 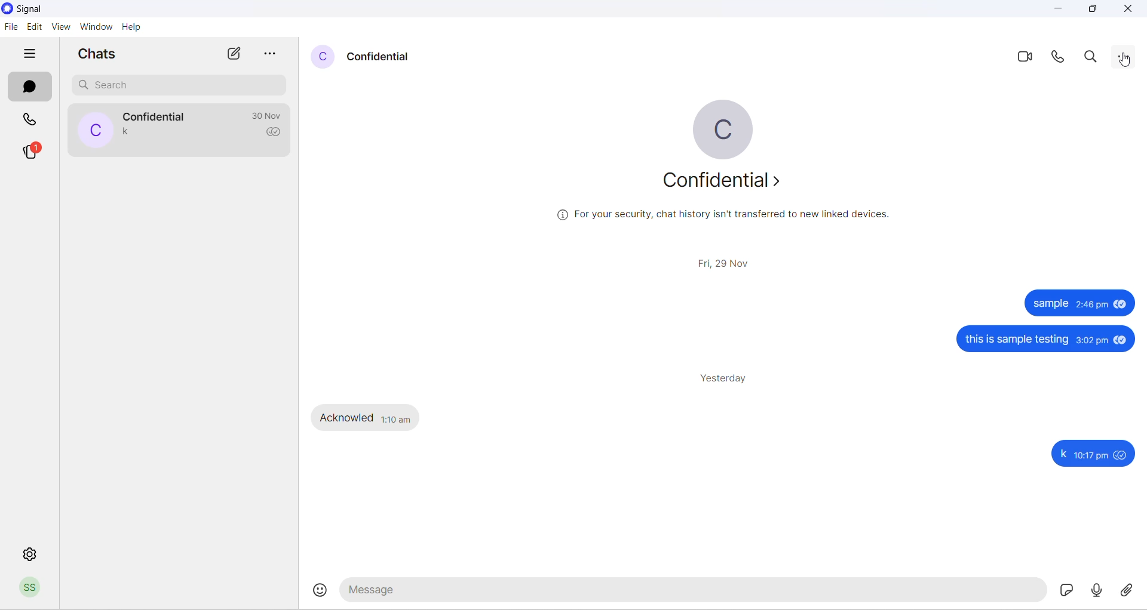 What do you see at coordinates (60, 27) in the screenshot?
I see `view` at bounding box center [60, 27].